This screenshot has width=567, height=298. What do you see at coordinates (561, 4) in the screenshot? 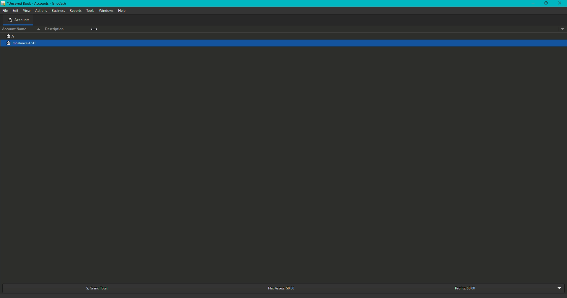
I see `Close` at bounding box center [561, 4].